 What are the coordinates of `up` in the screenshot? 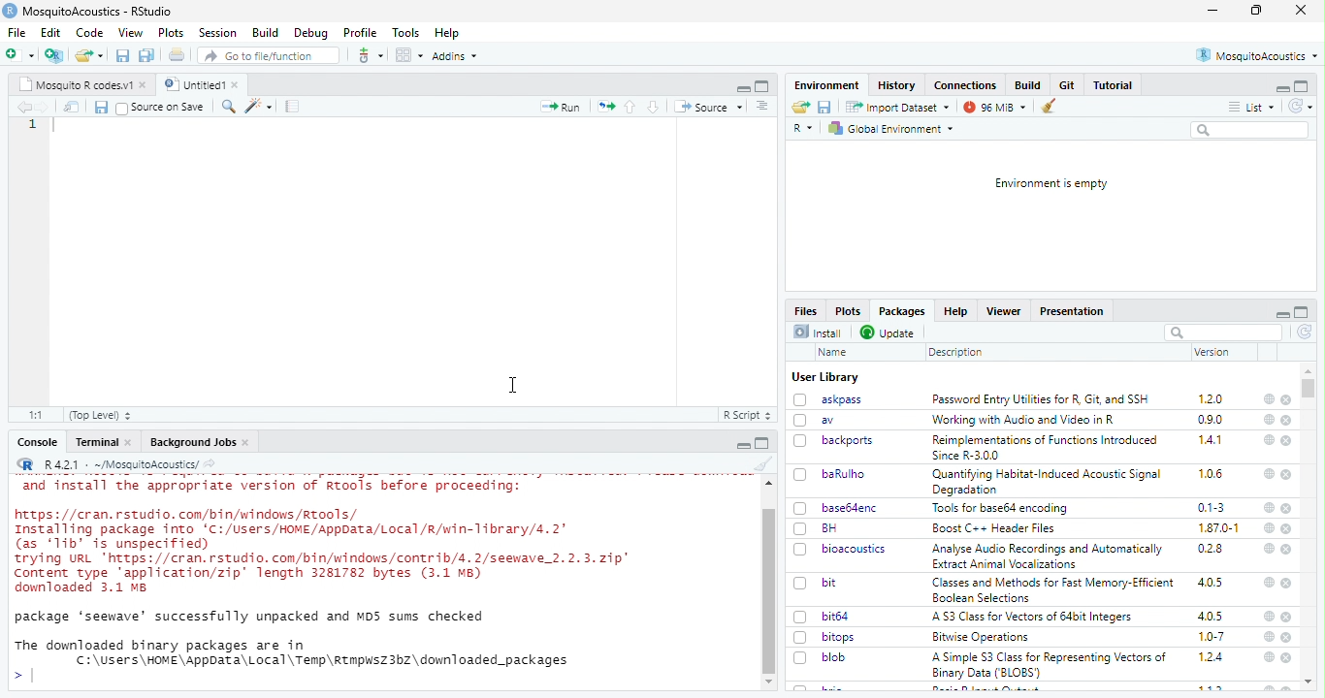 It's located at (631, 107).